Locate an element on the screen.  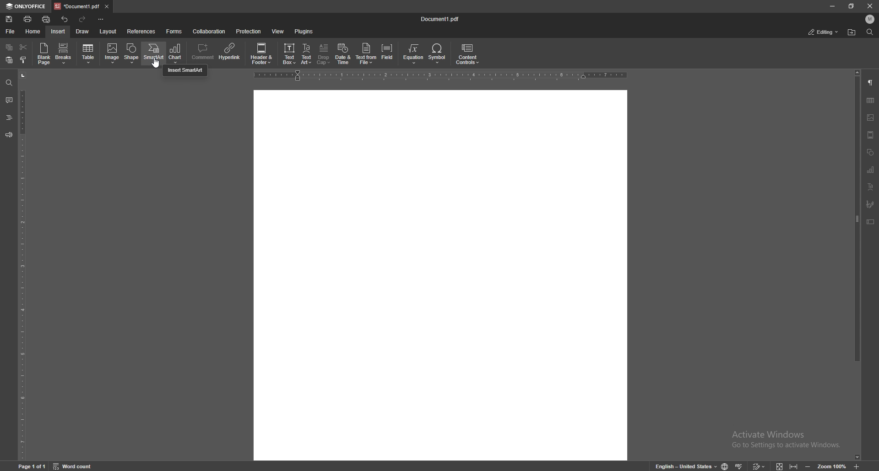
view is located at coordinates (278, 31).